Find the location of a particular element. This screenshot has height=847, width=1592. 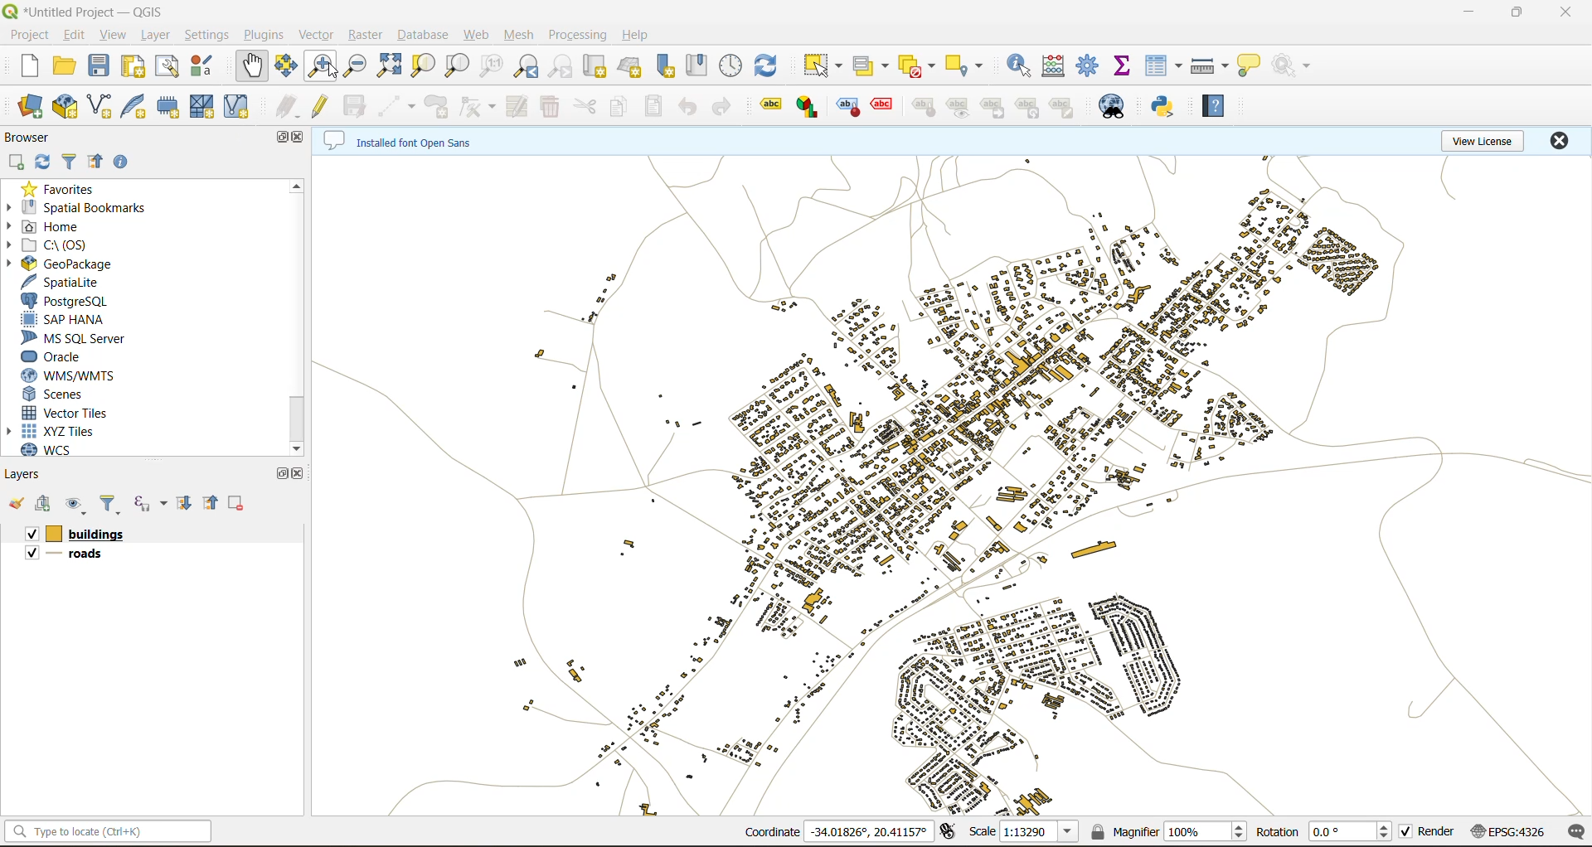

zoom layer is located at coordinates (461, 66).